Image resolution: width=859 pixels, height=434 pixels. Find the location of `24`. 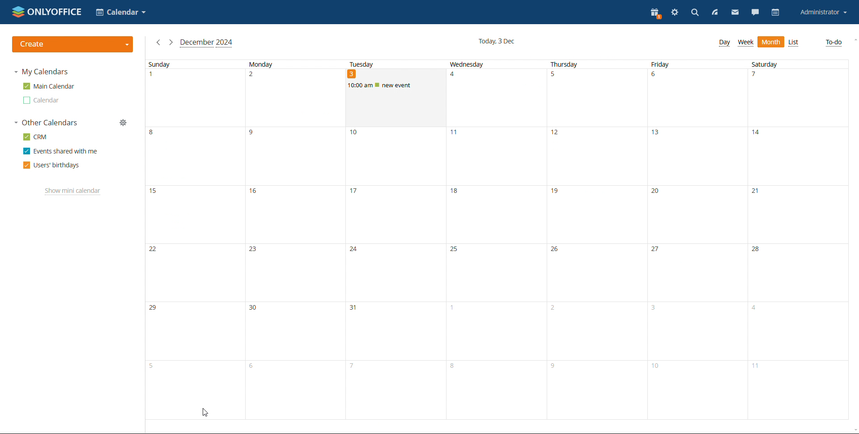

24 is located at coordinates (395, 273).